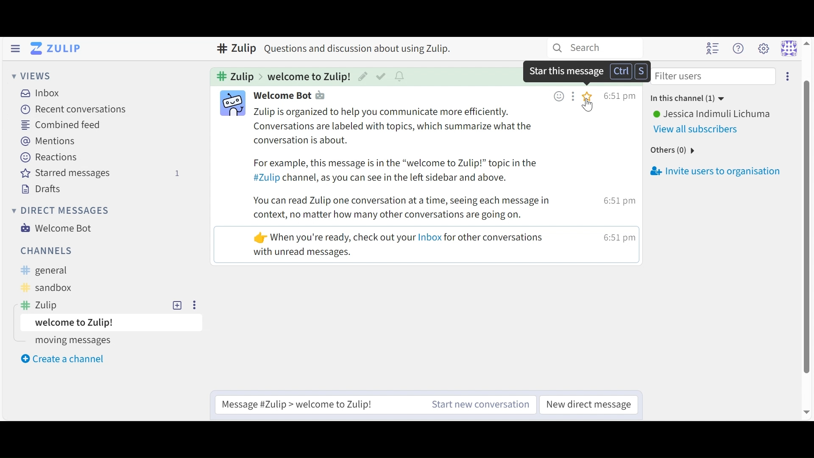  Describe the element at coordinates (619, 95) in the screenshot. I see `Time` at that location.